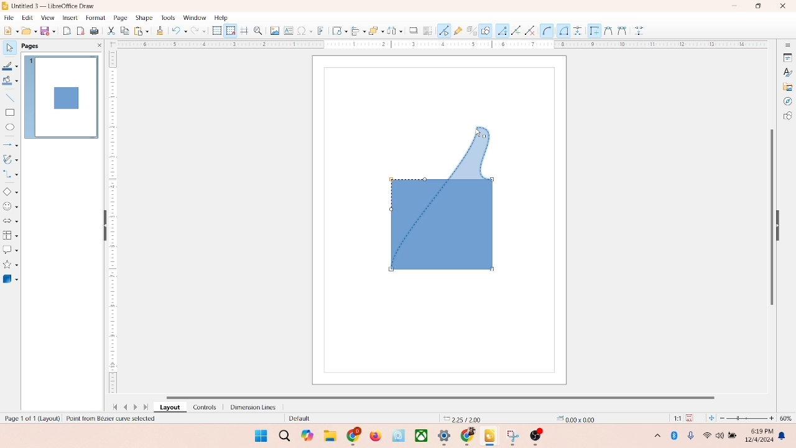  Describe the element at coordinates (11, 66) in the screenshot. I see `line color` at that location.